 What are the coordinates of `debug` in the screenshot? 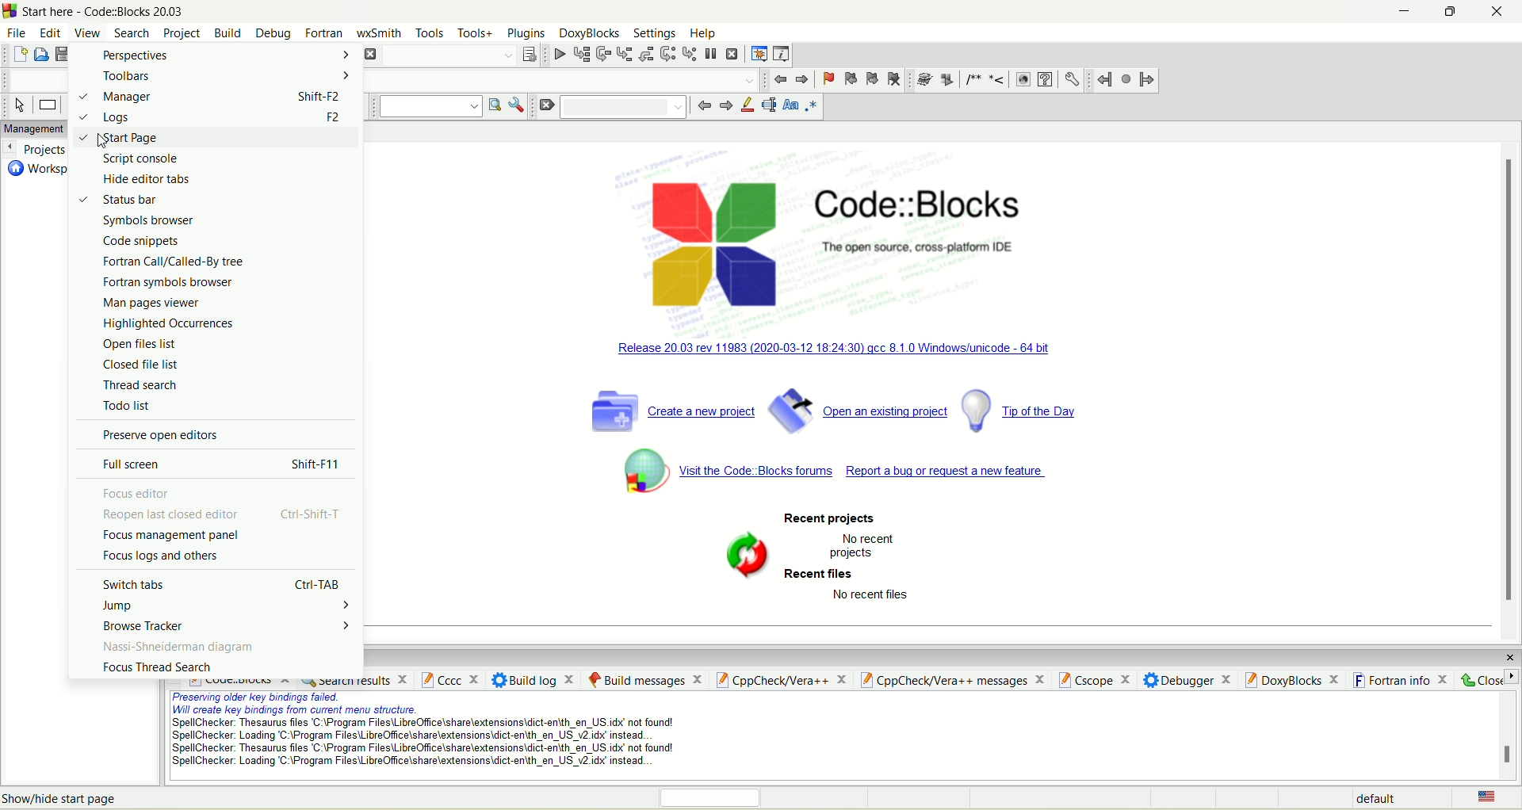 It's located at (271, 32).